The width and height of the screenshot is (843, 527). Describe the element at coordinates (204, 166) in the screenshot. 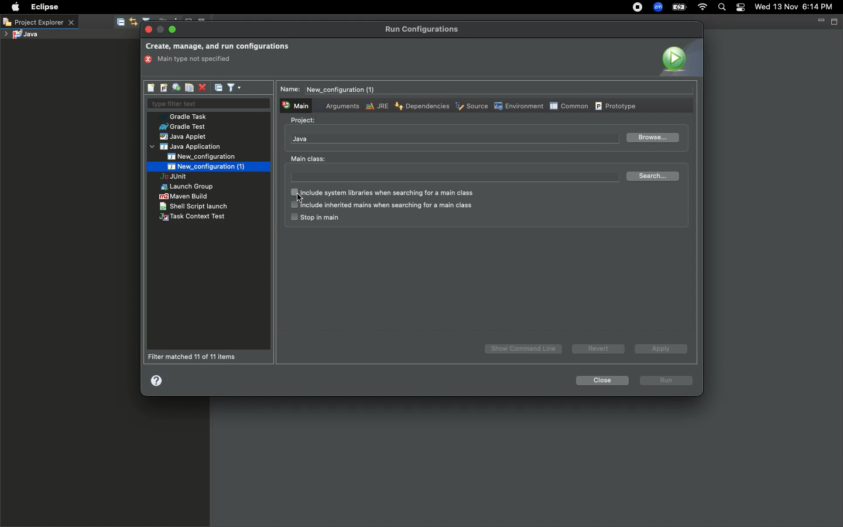

I see `New_configuration (1)` at that location.